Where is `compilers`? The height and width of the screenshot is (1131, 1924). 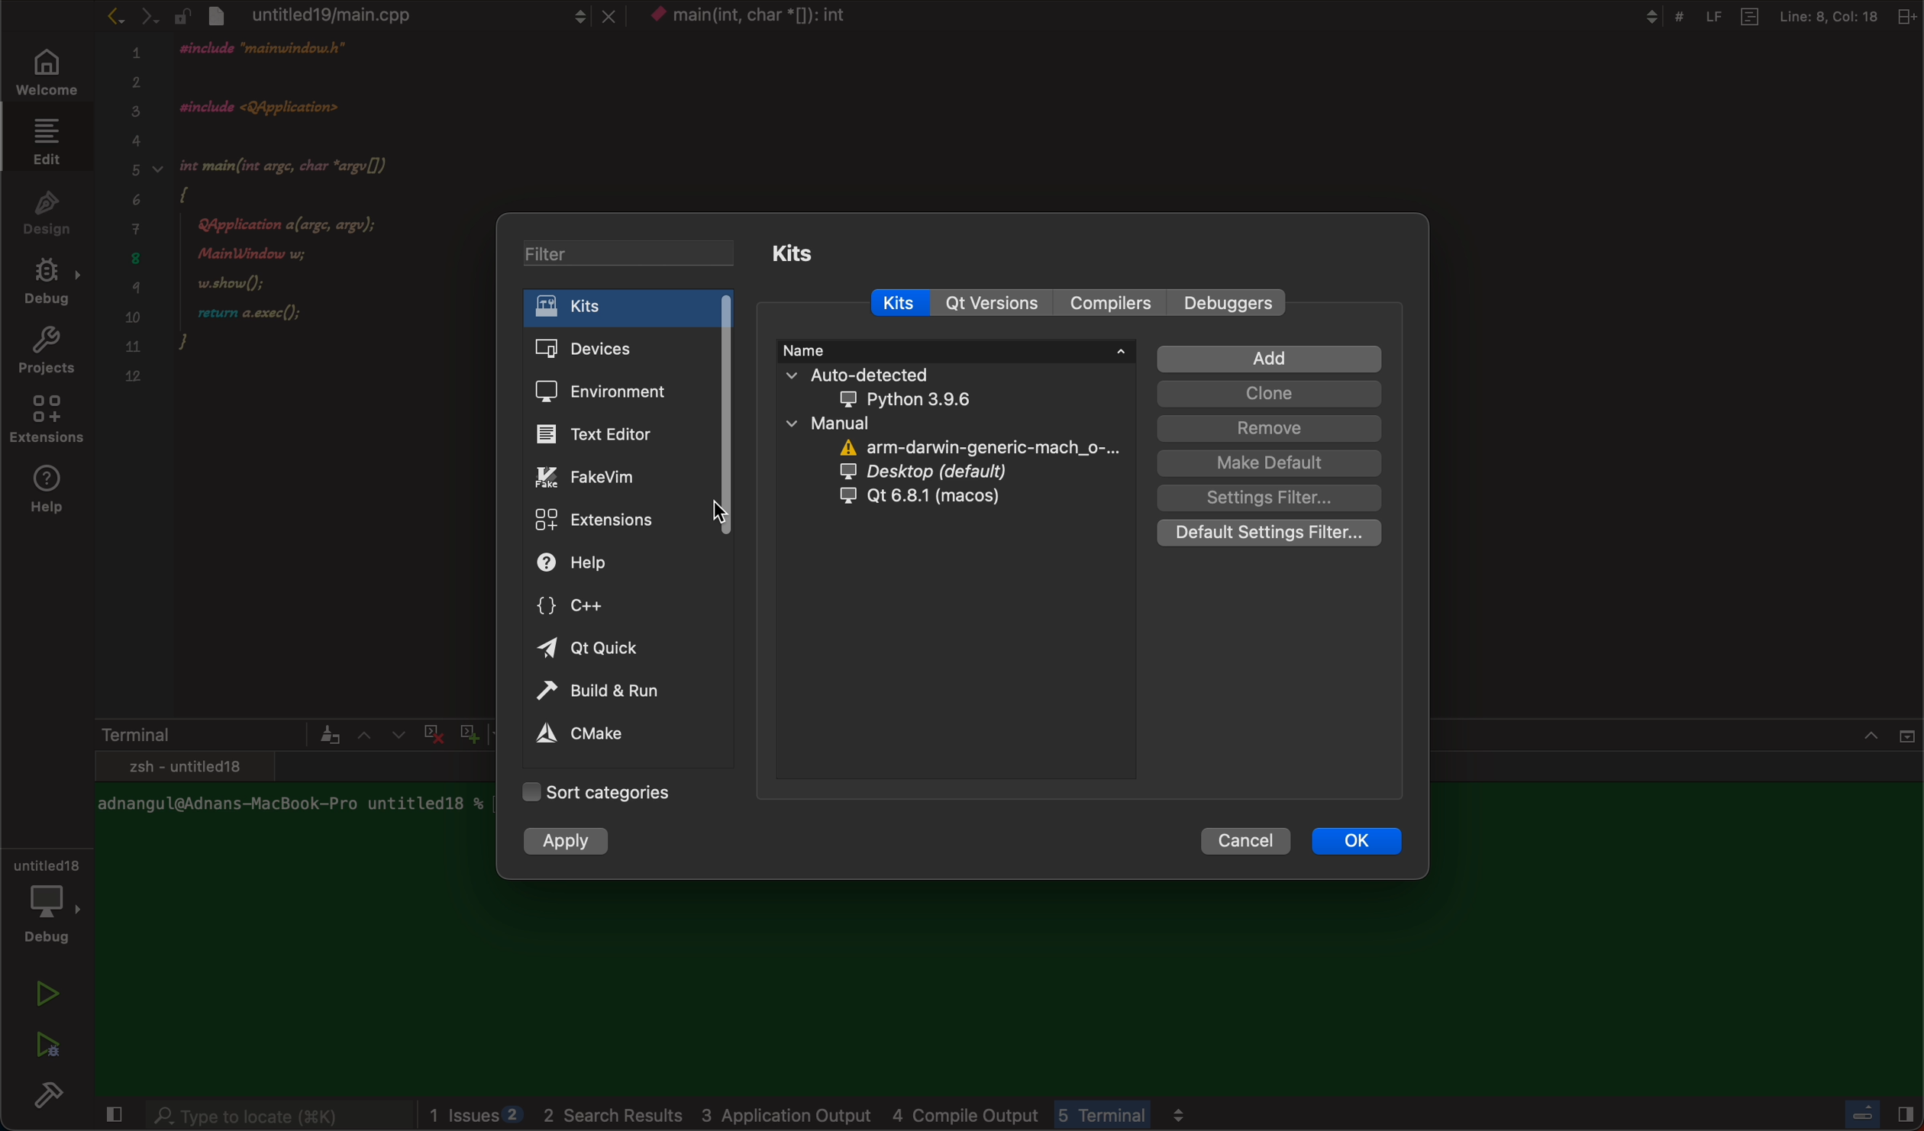 compilers is located at coordinates (1109, 304).